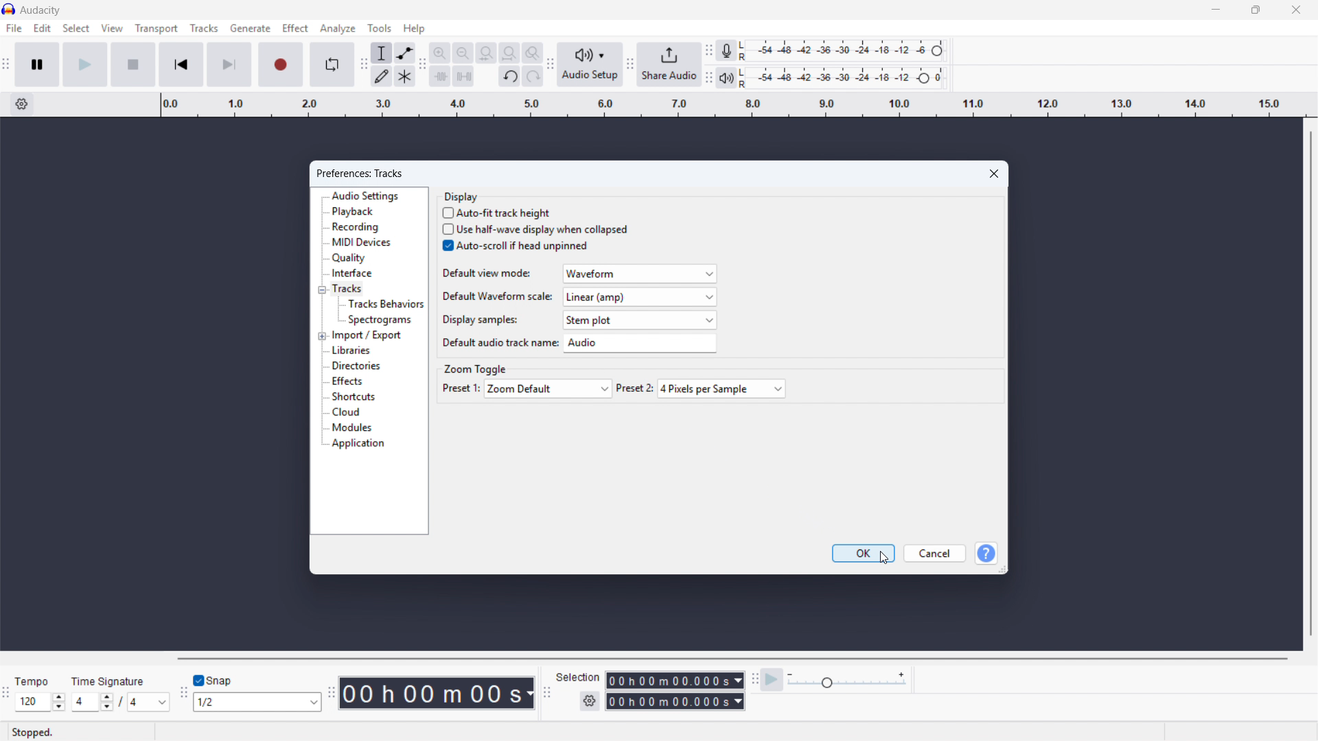  Describe the element at coordinates (33, 733) in the screenshot. I see `stopped` at that location.